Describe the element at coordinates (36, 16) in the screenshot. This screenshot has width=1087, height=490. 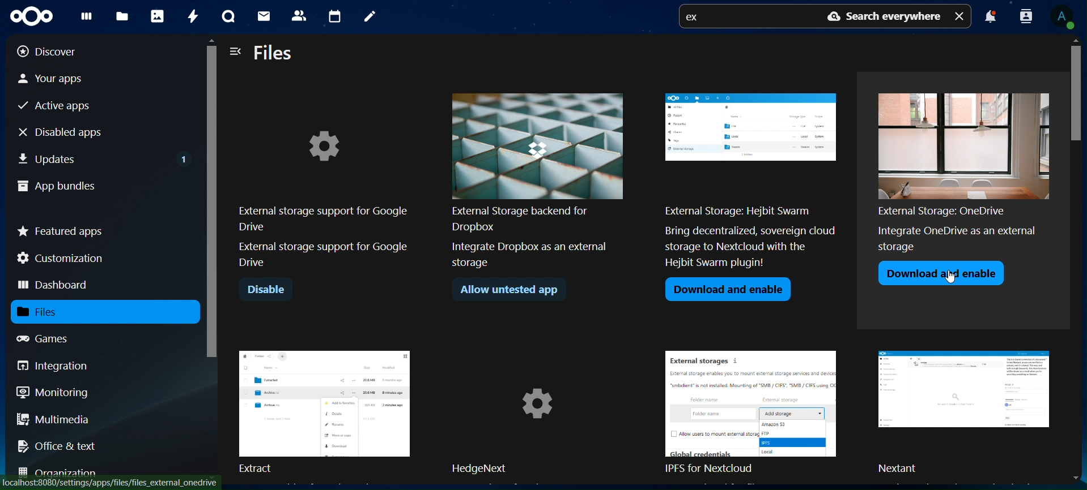
I see `icon` at that location.